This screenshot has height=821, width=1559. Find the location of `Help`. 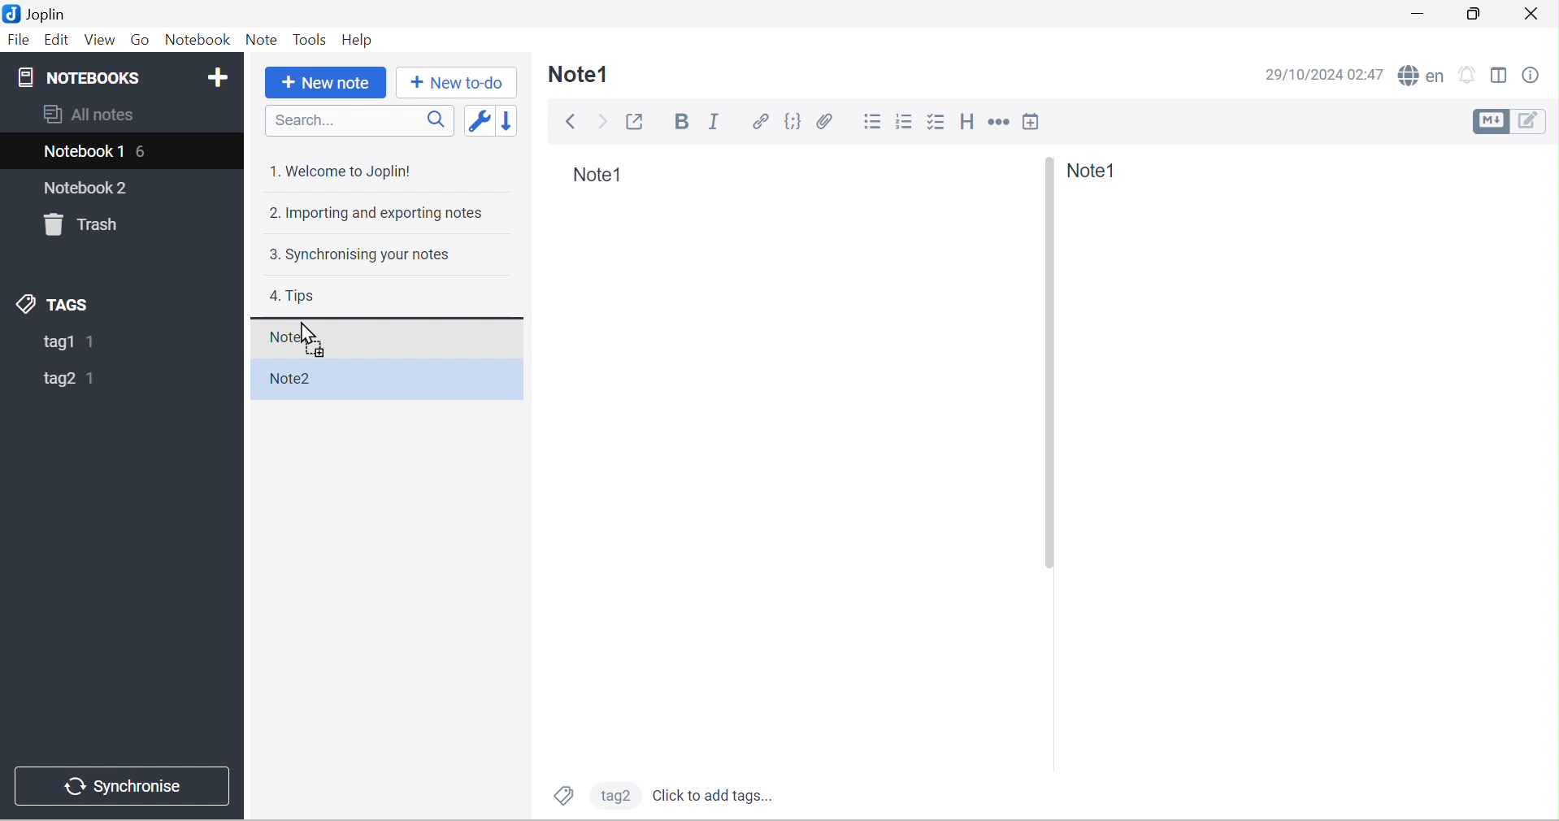

Help is located at coordinates (363, 41).